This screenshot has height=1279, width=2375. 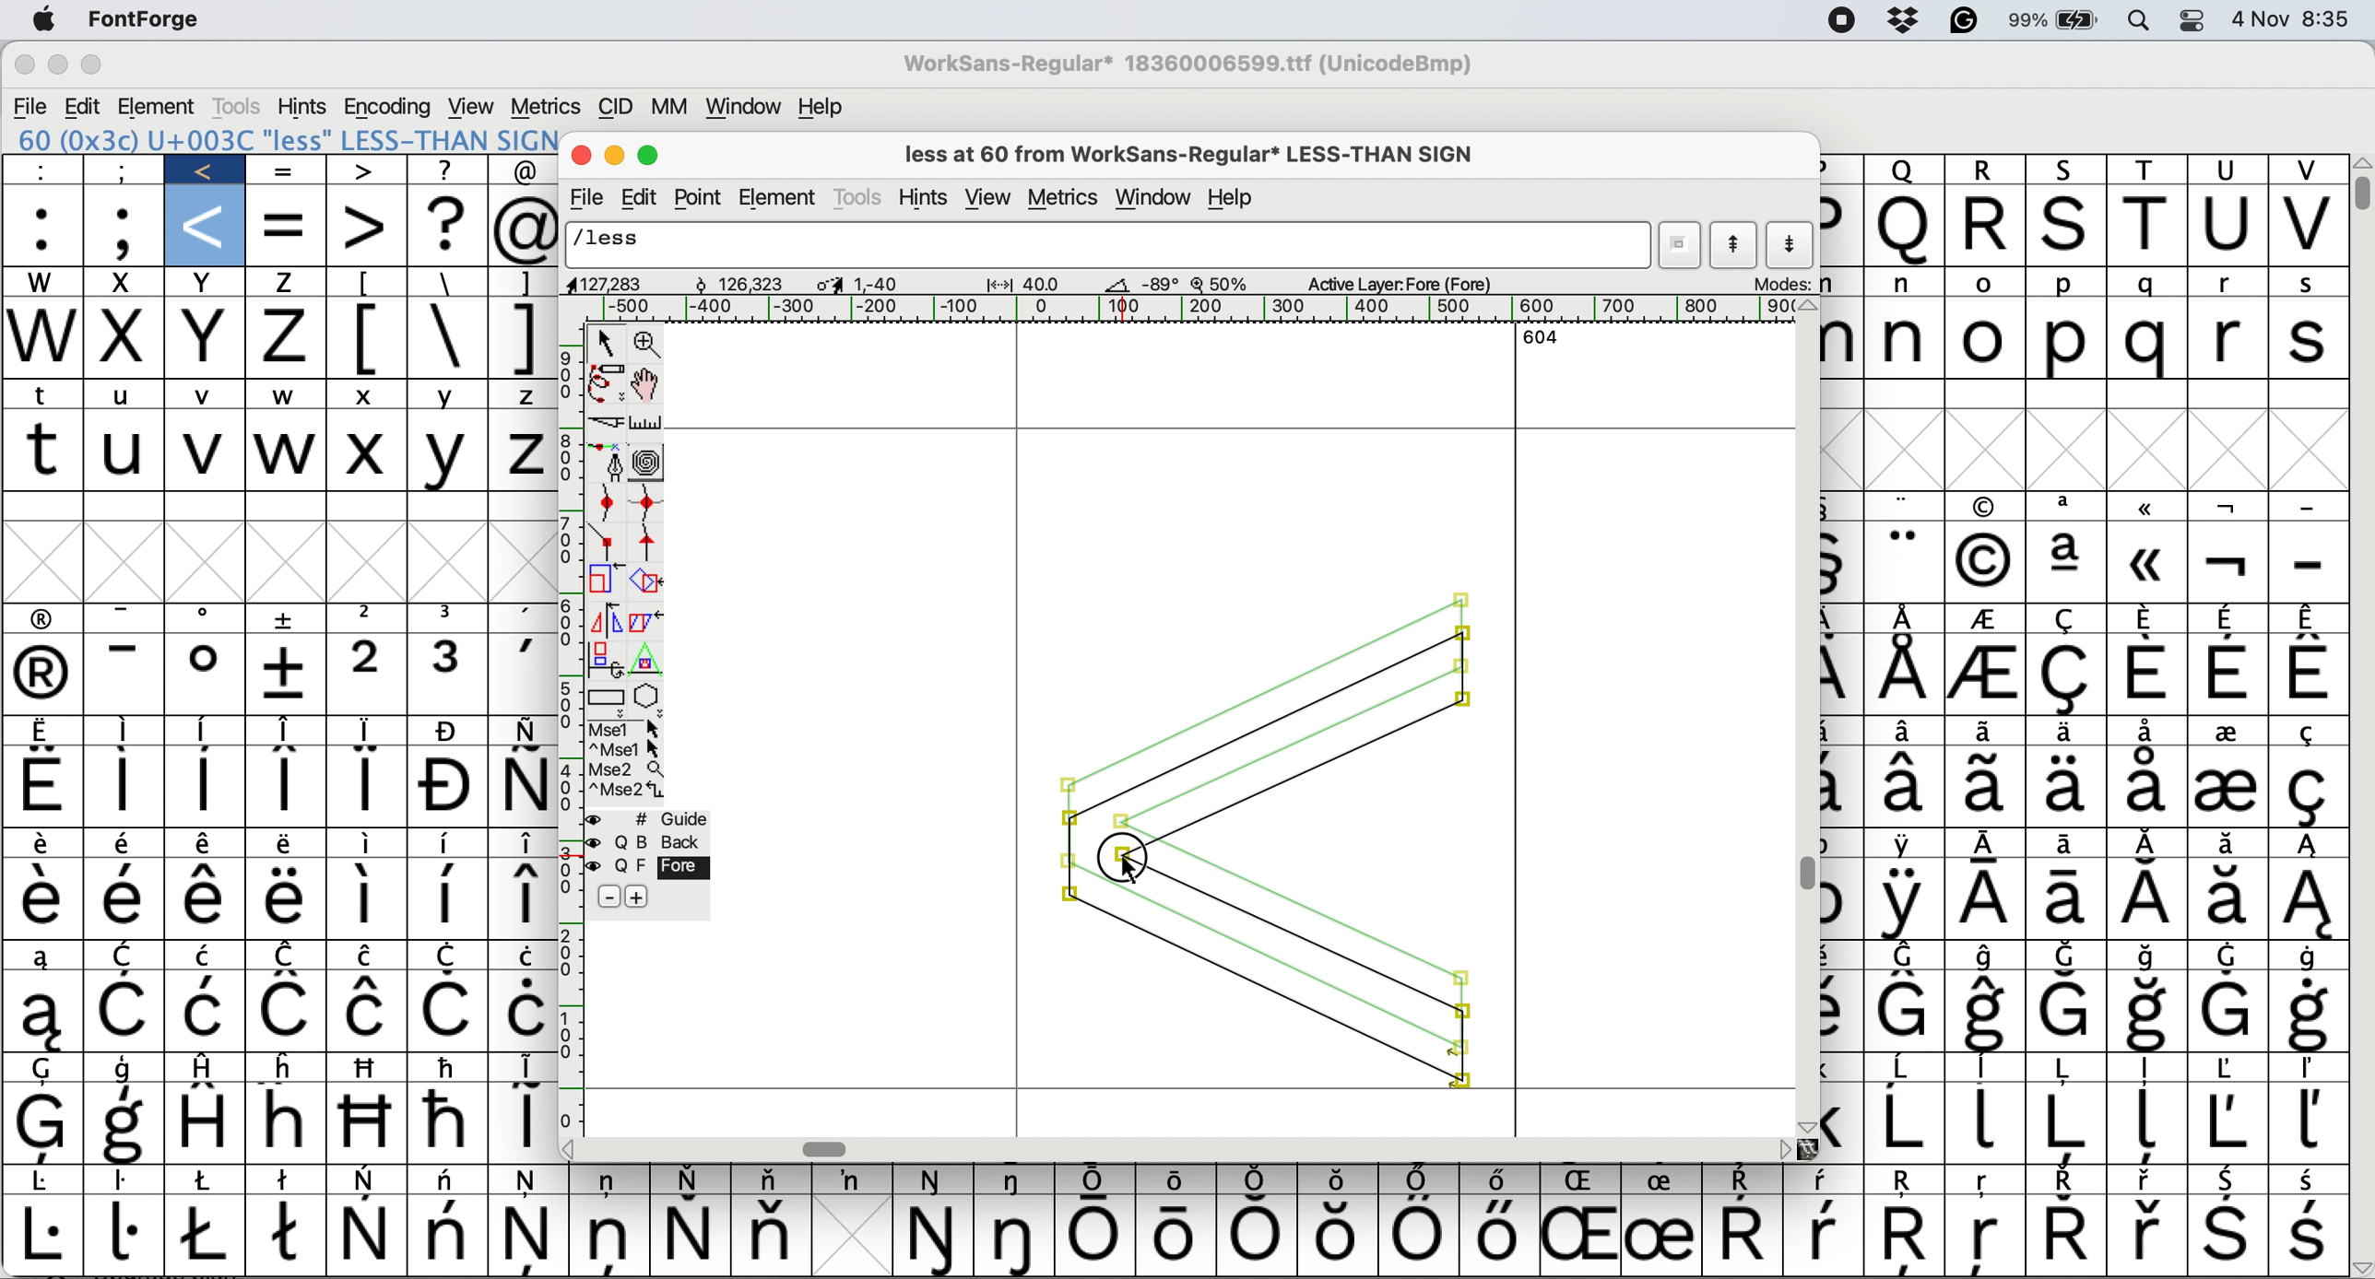 What do you see at coordinates (778, 1178) in the screenshot?
I see `Symbol` at bounding box center [778, 1178].